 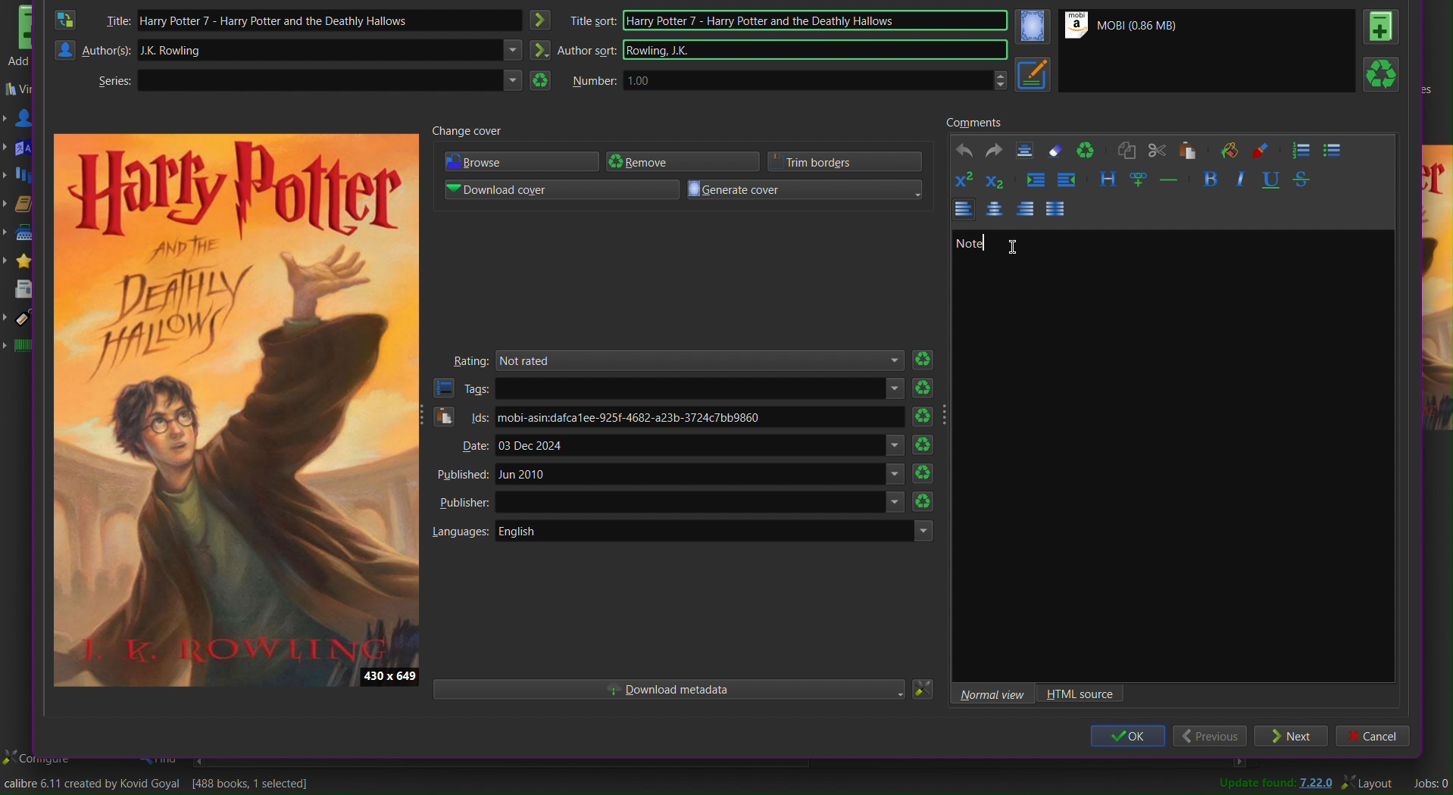 What do you see at coordinates (1123, 27) in the screenshot?
I see `Mobi` at bounding box center [1123, 27].